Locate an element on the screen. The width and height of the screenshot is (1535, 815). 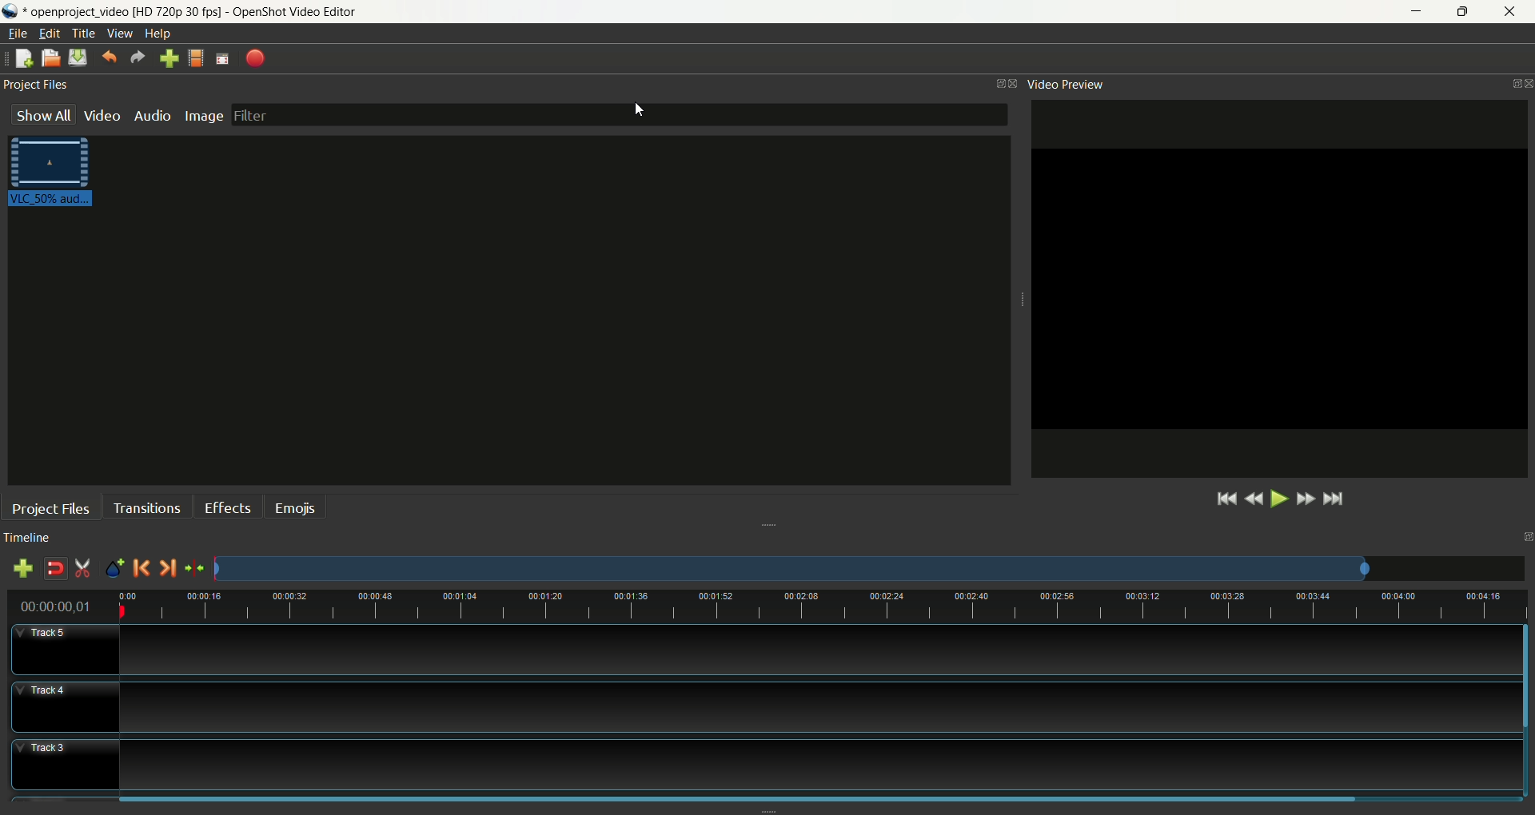
audio is located at coordinates (152, 115).